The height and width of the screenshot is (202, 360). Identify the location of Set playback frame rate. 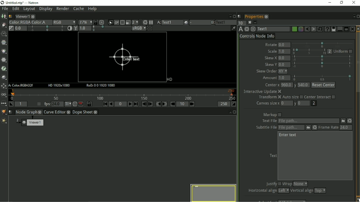
(38, 104).